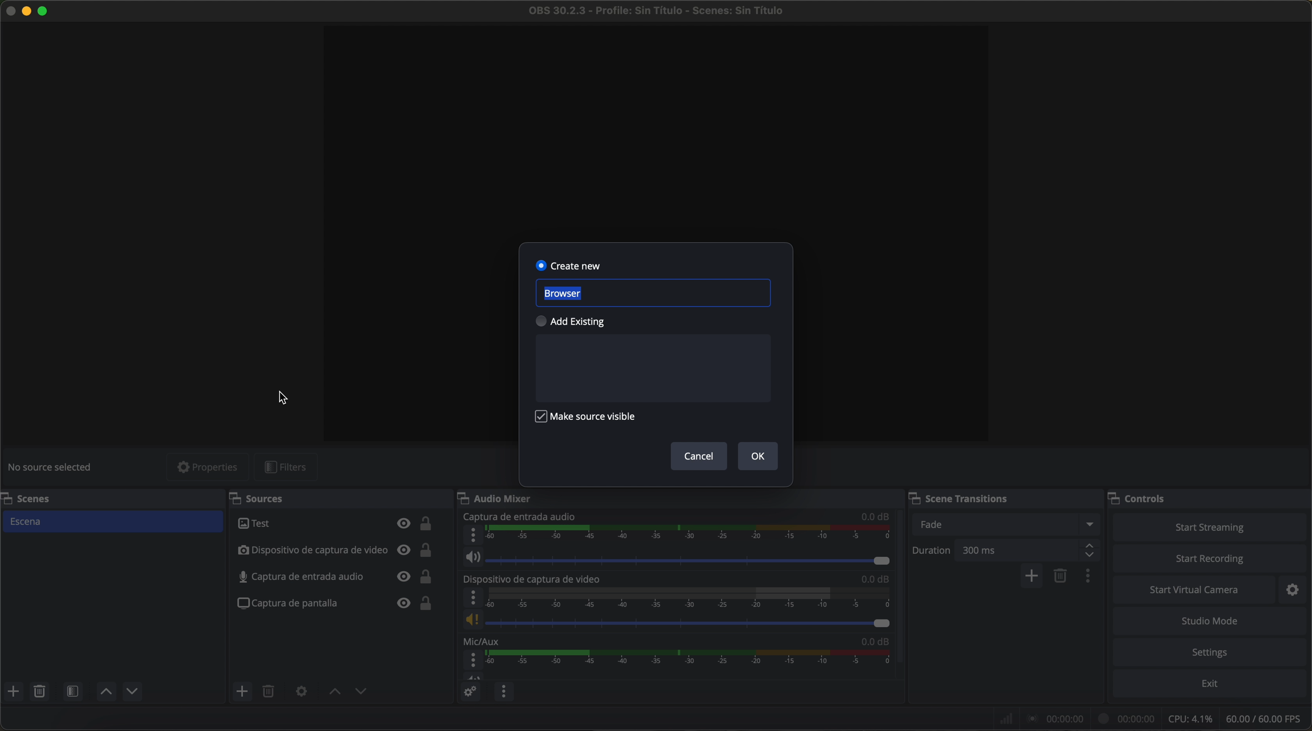 This screenshot has width=1312, height=731. Describe the element at coordinates (72, 691) in the screenshot. I see `open scene filters` at that location.